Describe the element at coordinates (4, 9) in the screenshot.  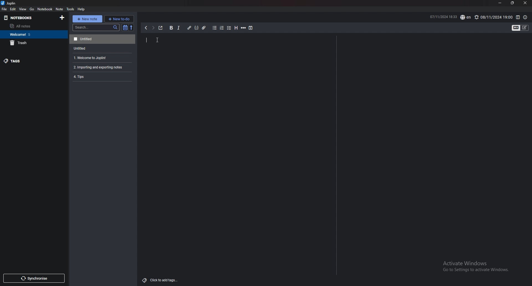
I see `file` at that location.